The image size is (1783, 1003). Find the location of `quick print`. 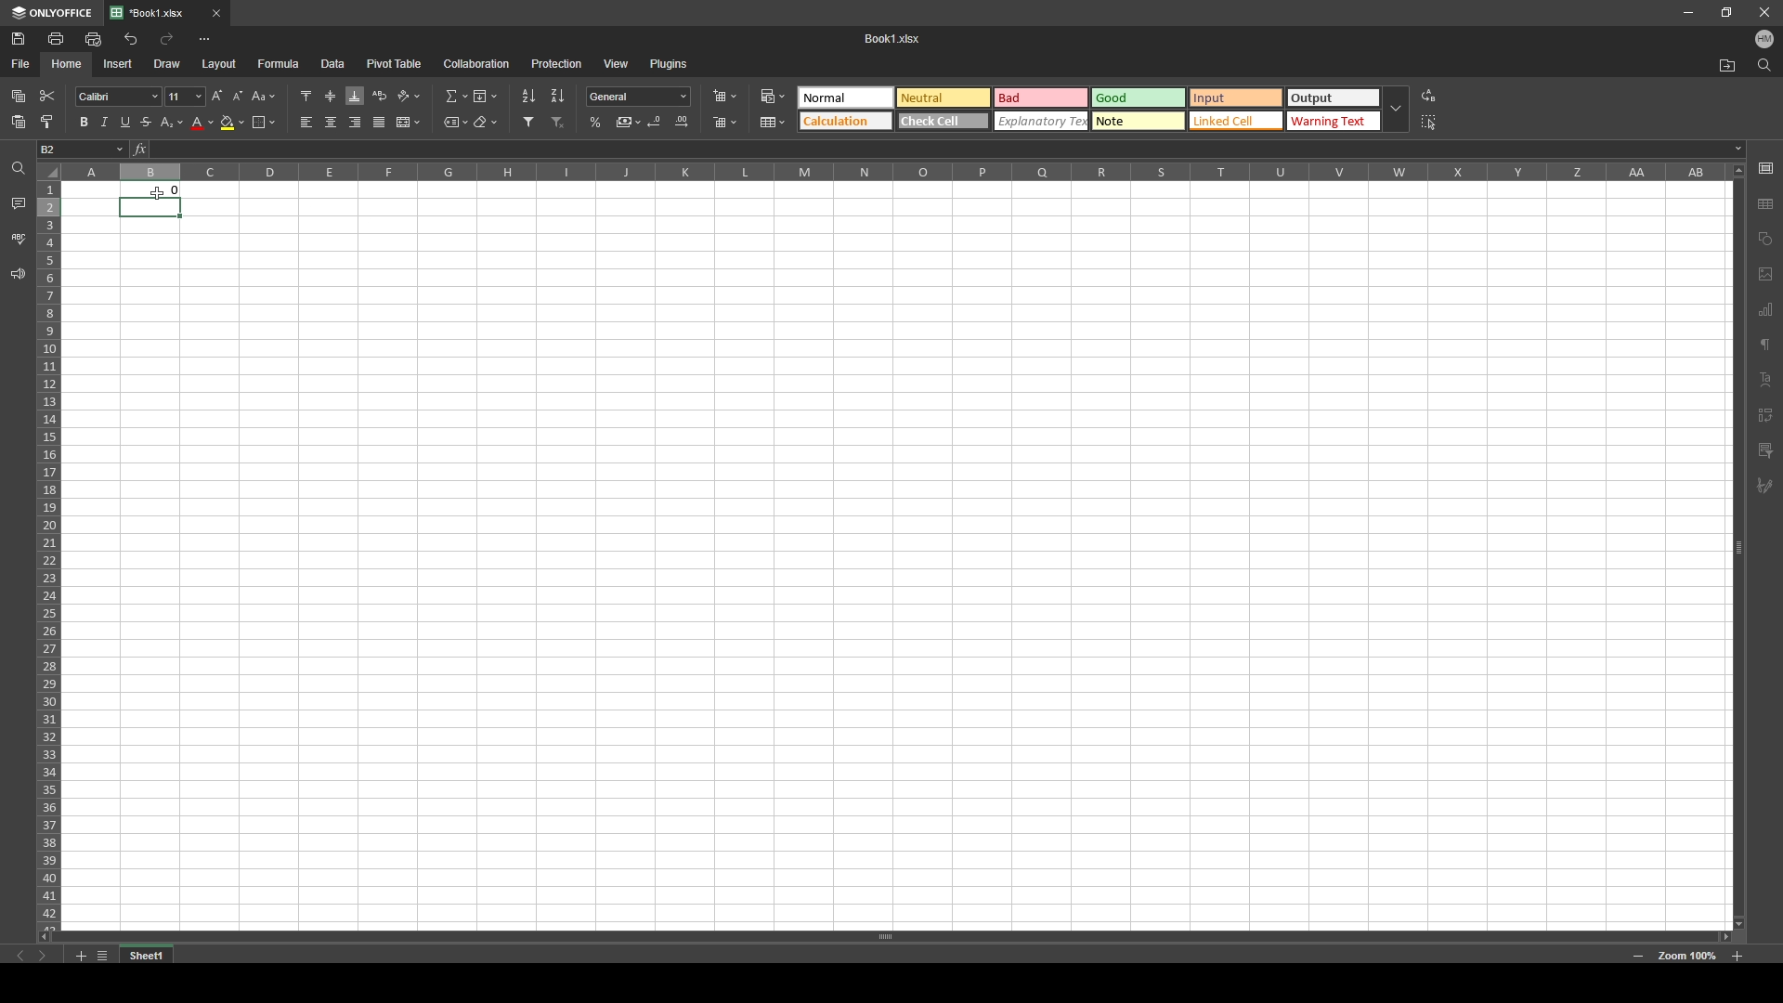

quick print is located at coordinates (95, 38).